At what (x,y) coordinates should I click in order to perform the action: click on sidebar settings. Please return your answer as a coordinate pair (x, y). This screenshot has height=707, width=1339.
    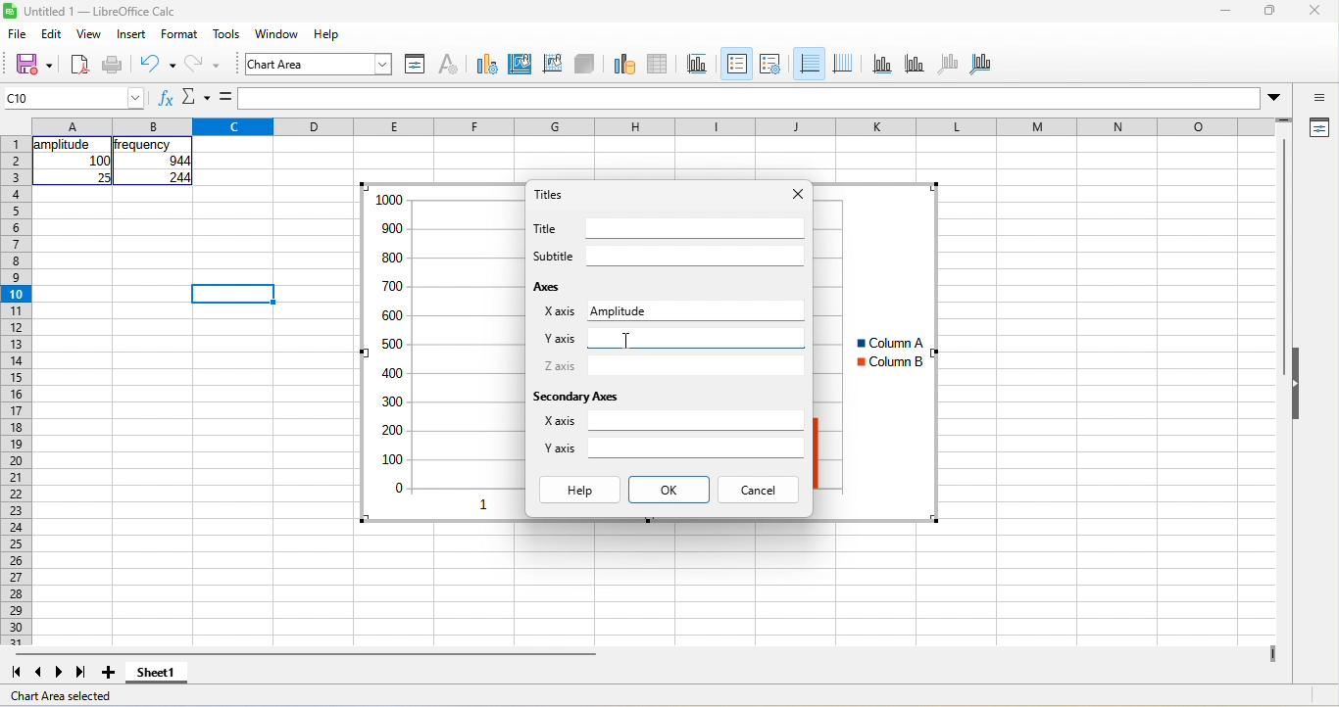
    Looking at the image, I should click on (1317, 97).